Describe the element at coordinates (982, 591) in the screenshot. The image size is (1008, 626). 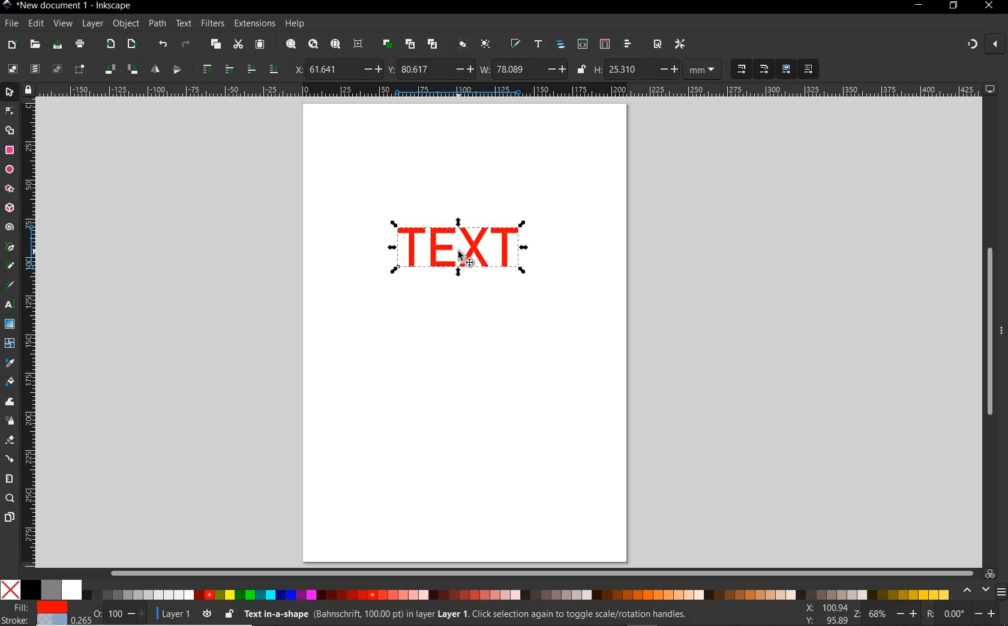
I see `select color palette` at that location.